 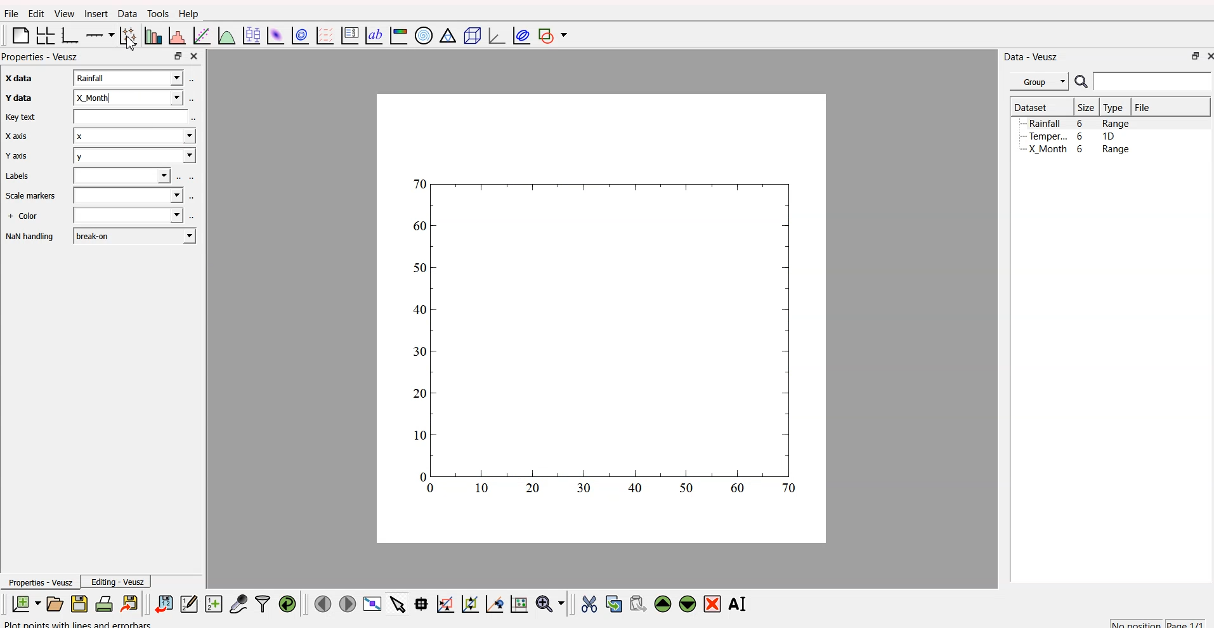 I want to click on Data, so click(x=125, y=15).